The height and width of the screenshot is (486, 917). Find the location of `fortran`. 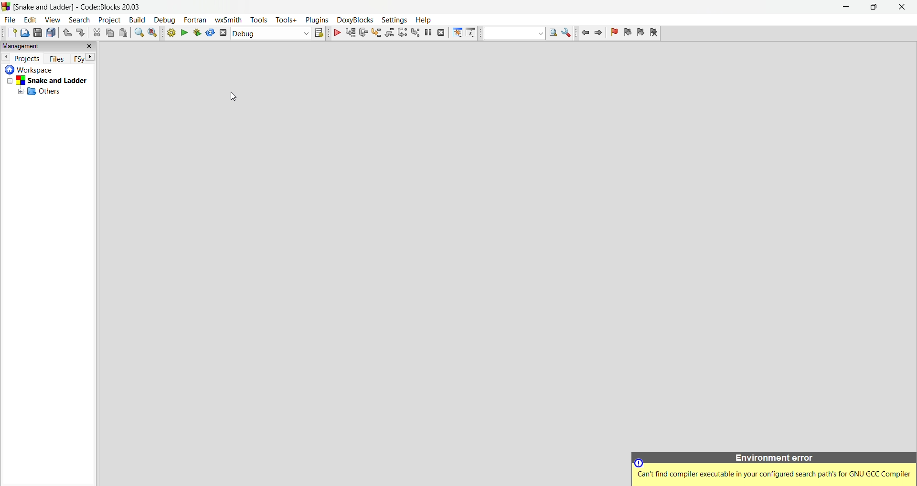

fortran is located at coordinates (196, 20).